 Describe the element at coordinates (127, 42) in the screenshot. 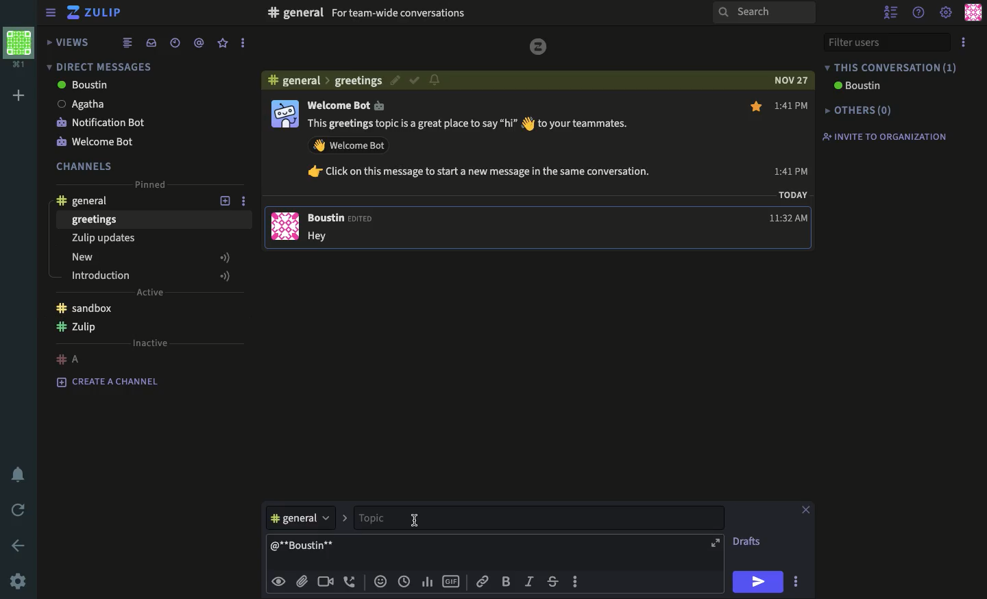

I see `list view` at that location.